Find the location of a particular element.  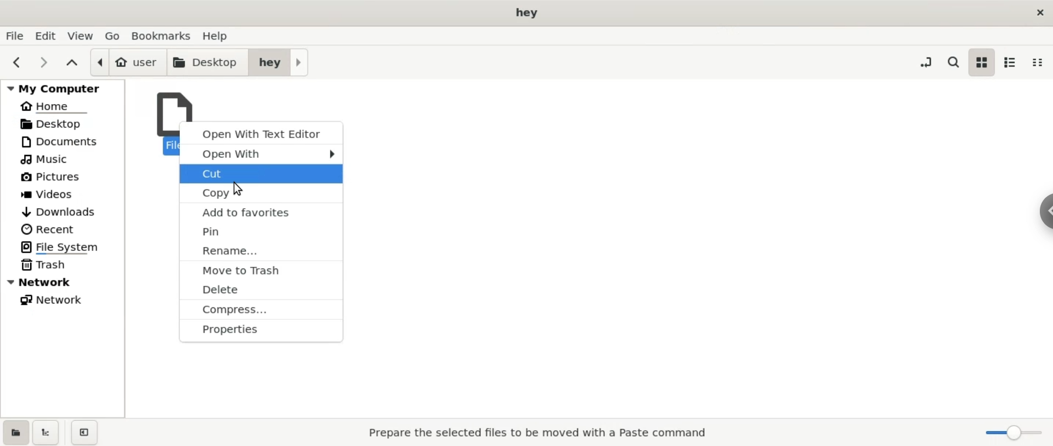

icon view is located at coordinates (981, 64).